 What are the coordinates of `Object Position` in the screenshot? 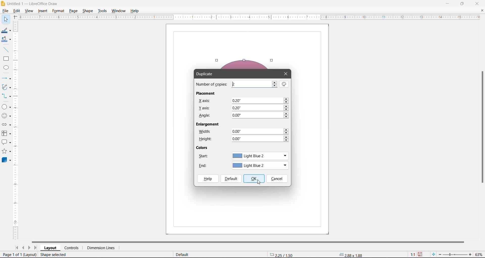 It's located at (281, 254).